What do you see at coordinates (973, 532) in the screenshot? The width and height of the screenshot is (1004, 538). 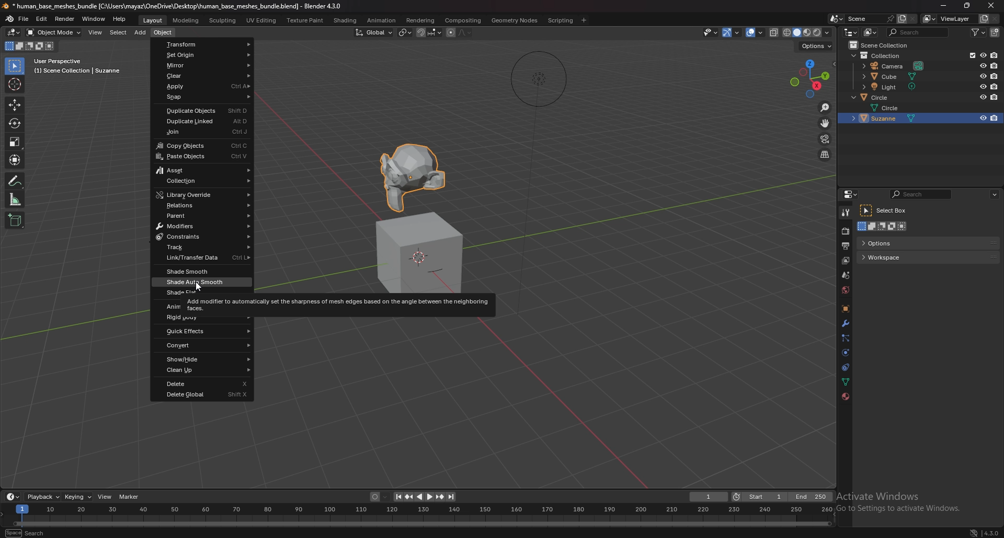 I see `network` at bounding box center [973, 532].